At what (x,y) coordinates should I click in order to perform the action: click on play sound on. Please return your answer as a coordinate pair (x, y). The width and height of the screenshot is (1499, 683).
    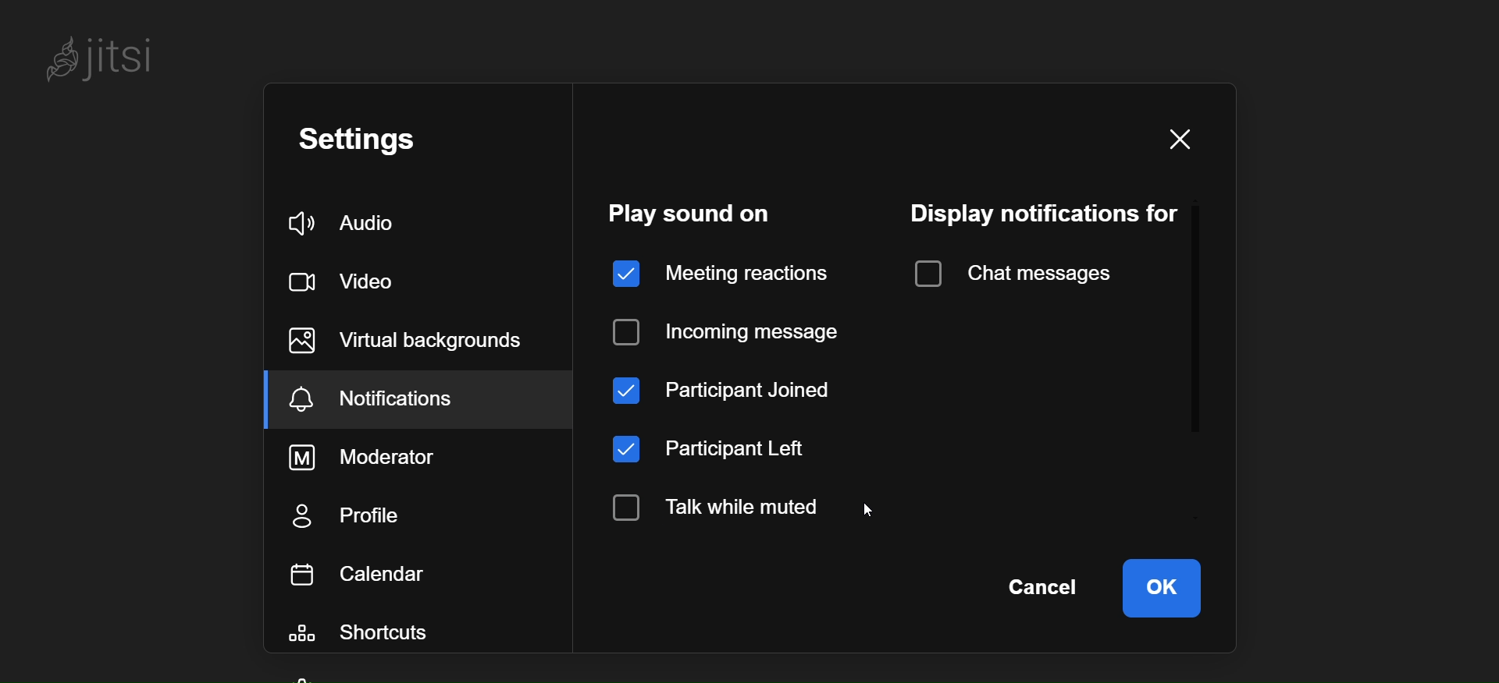
    Looking at the image, I should click on (697, 213).